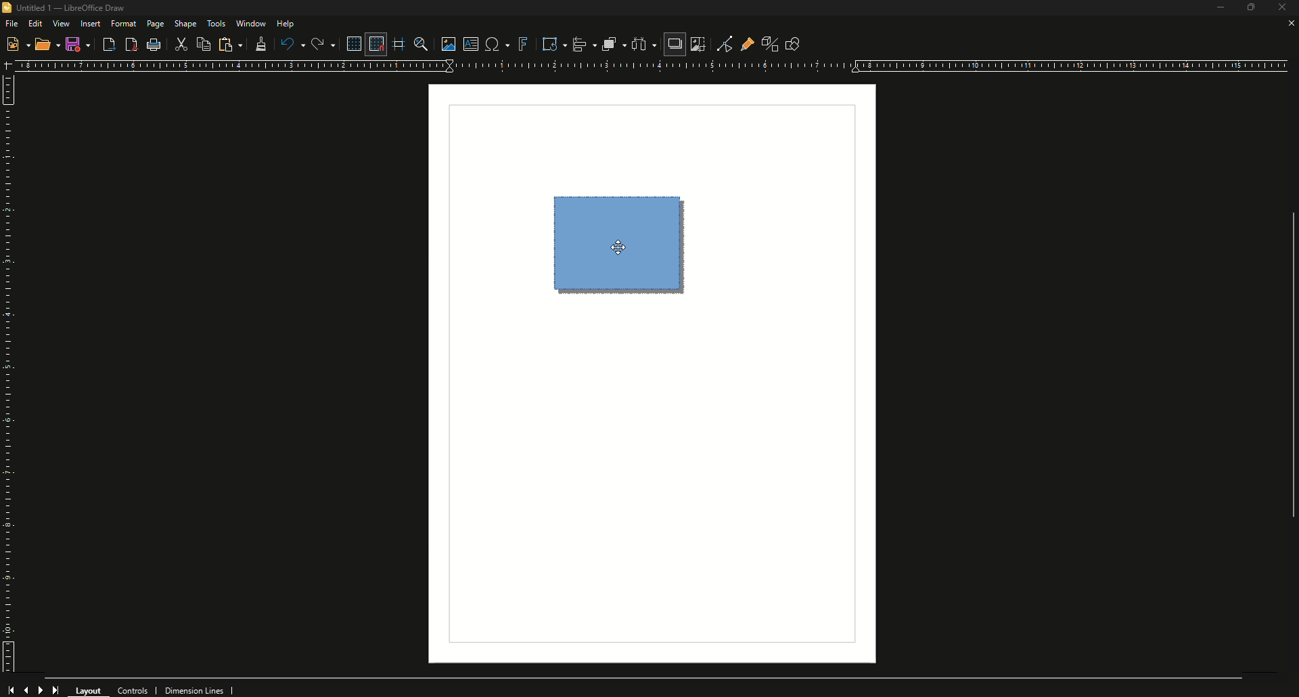  I want to click on Window, so click(250, 23).